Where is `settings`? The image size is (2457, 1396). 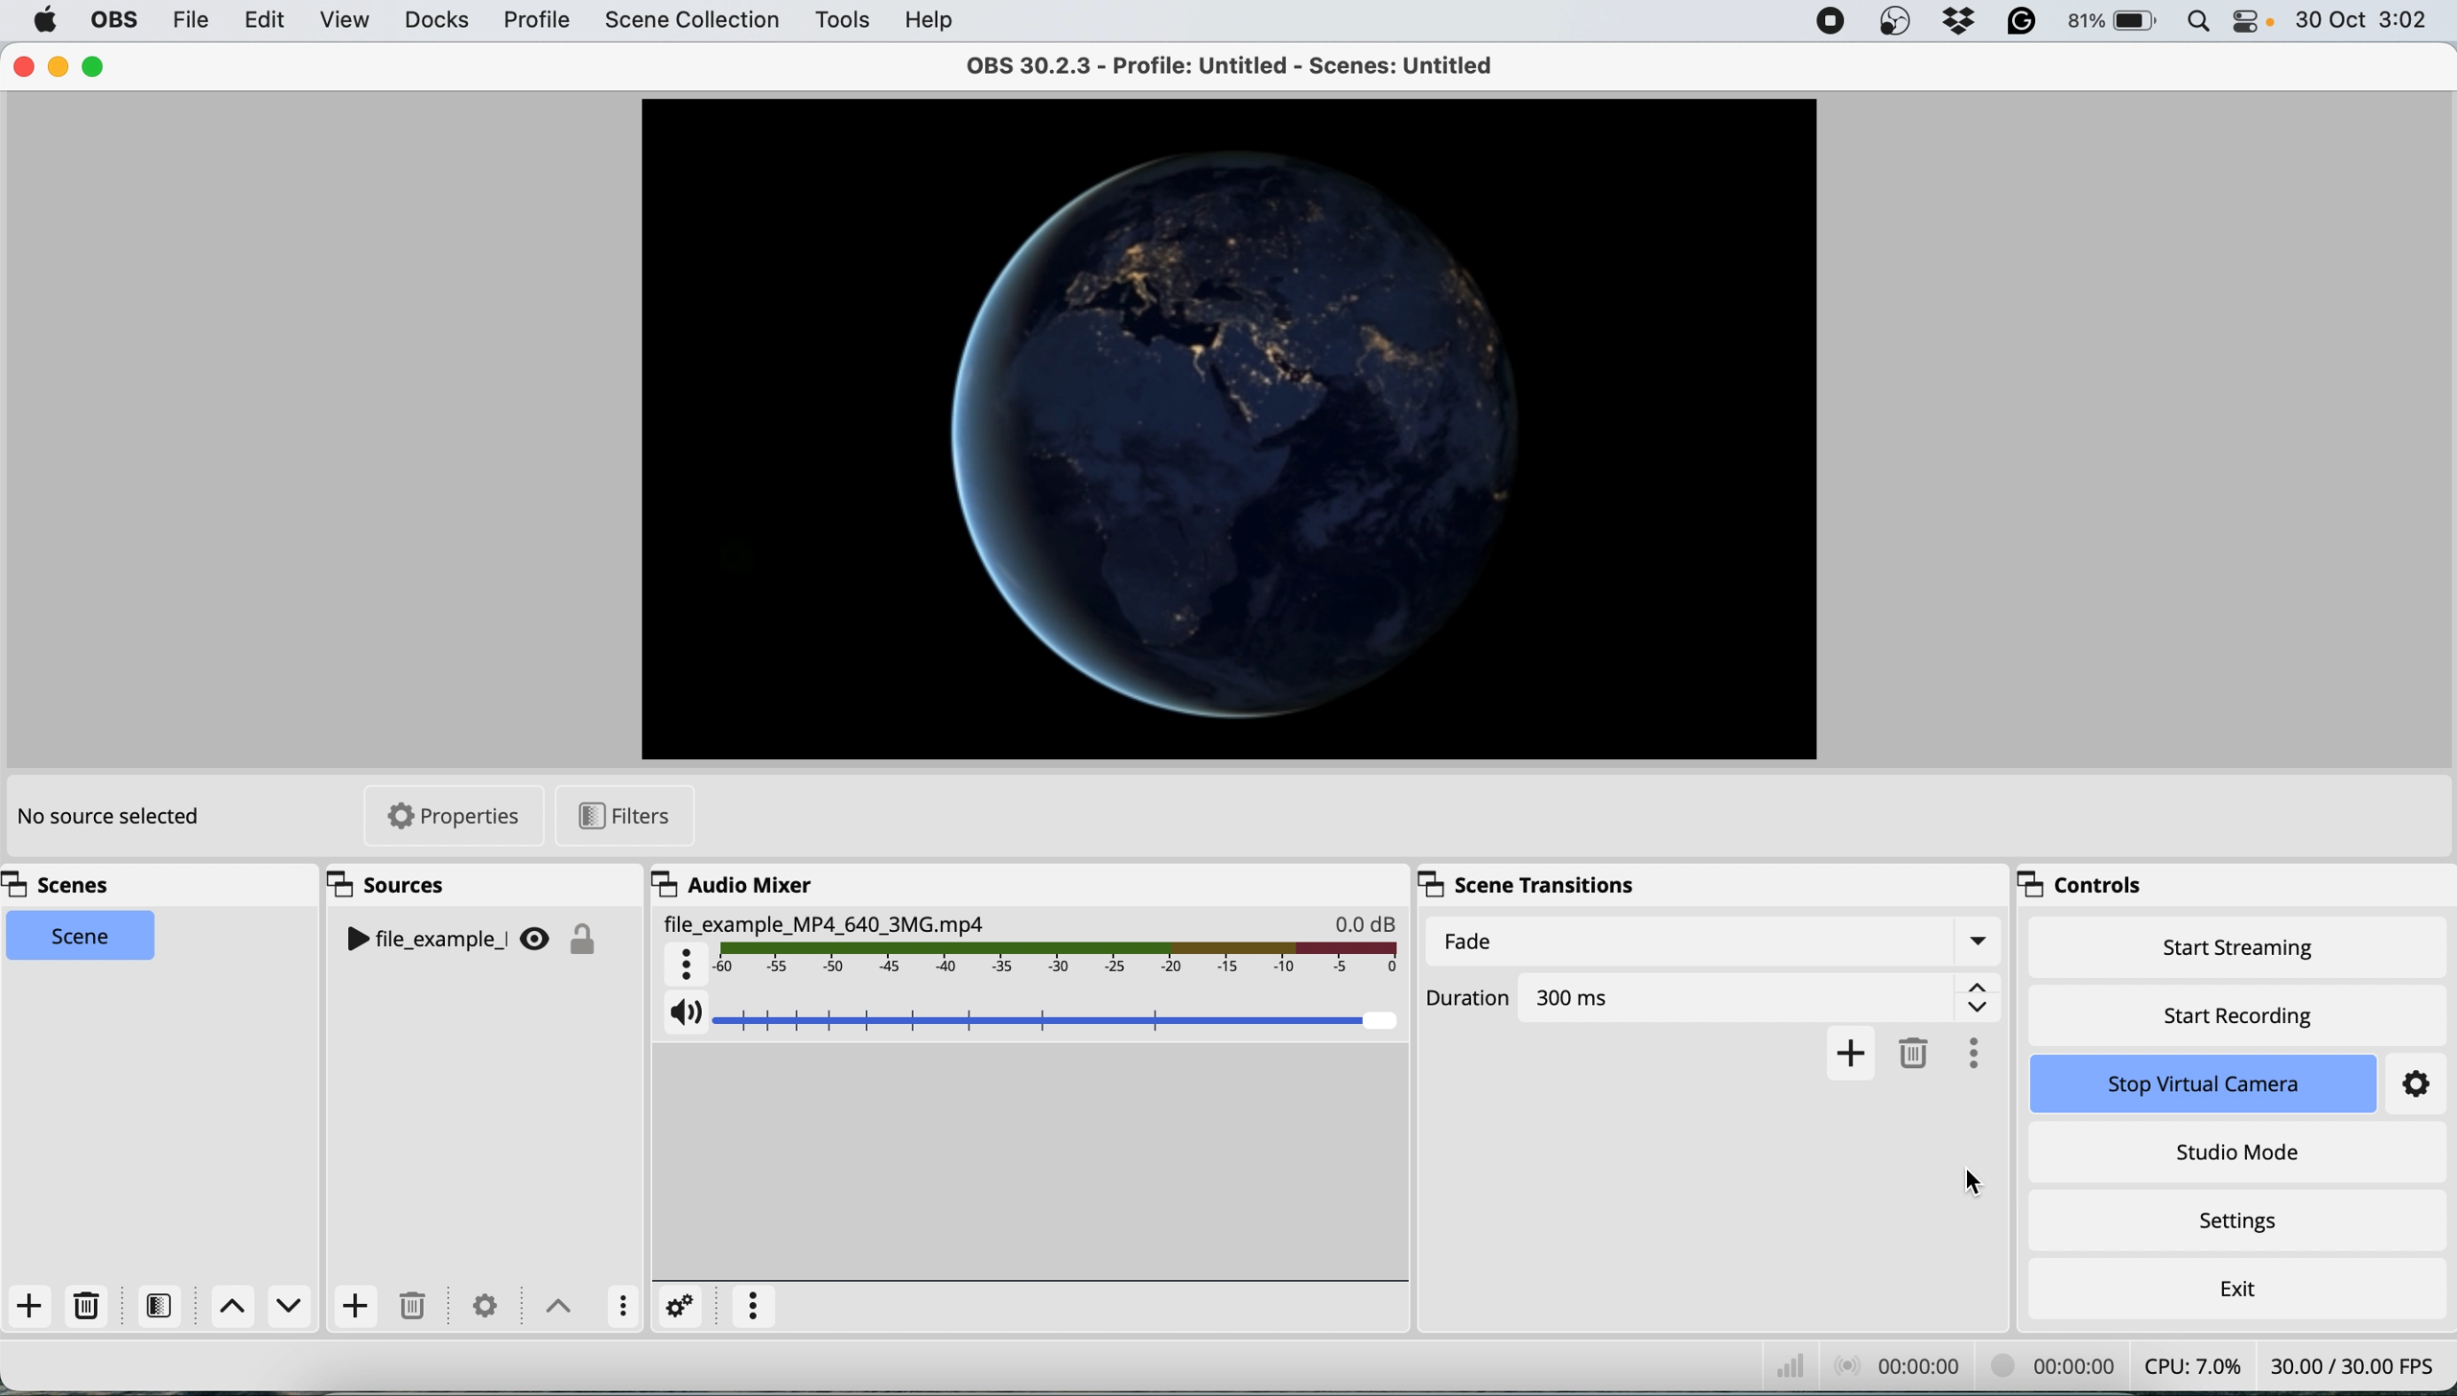 settings is located at coordinates (683, 1311).